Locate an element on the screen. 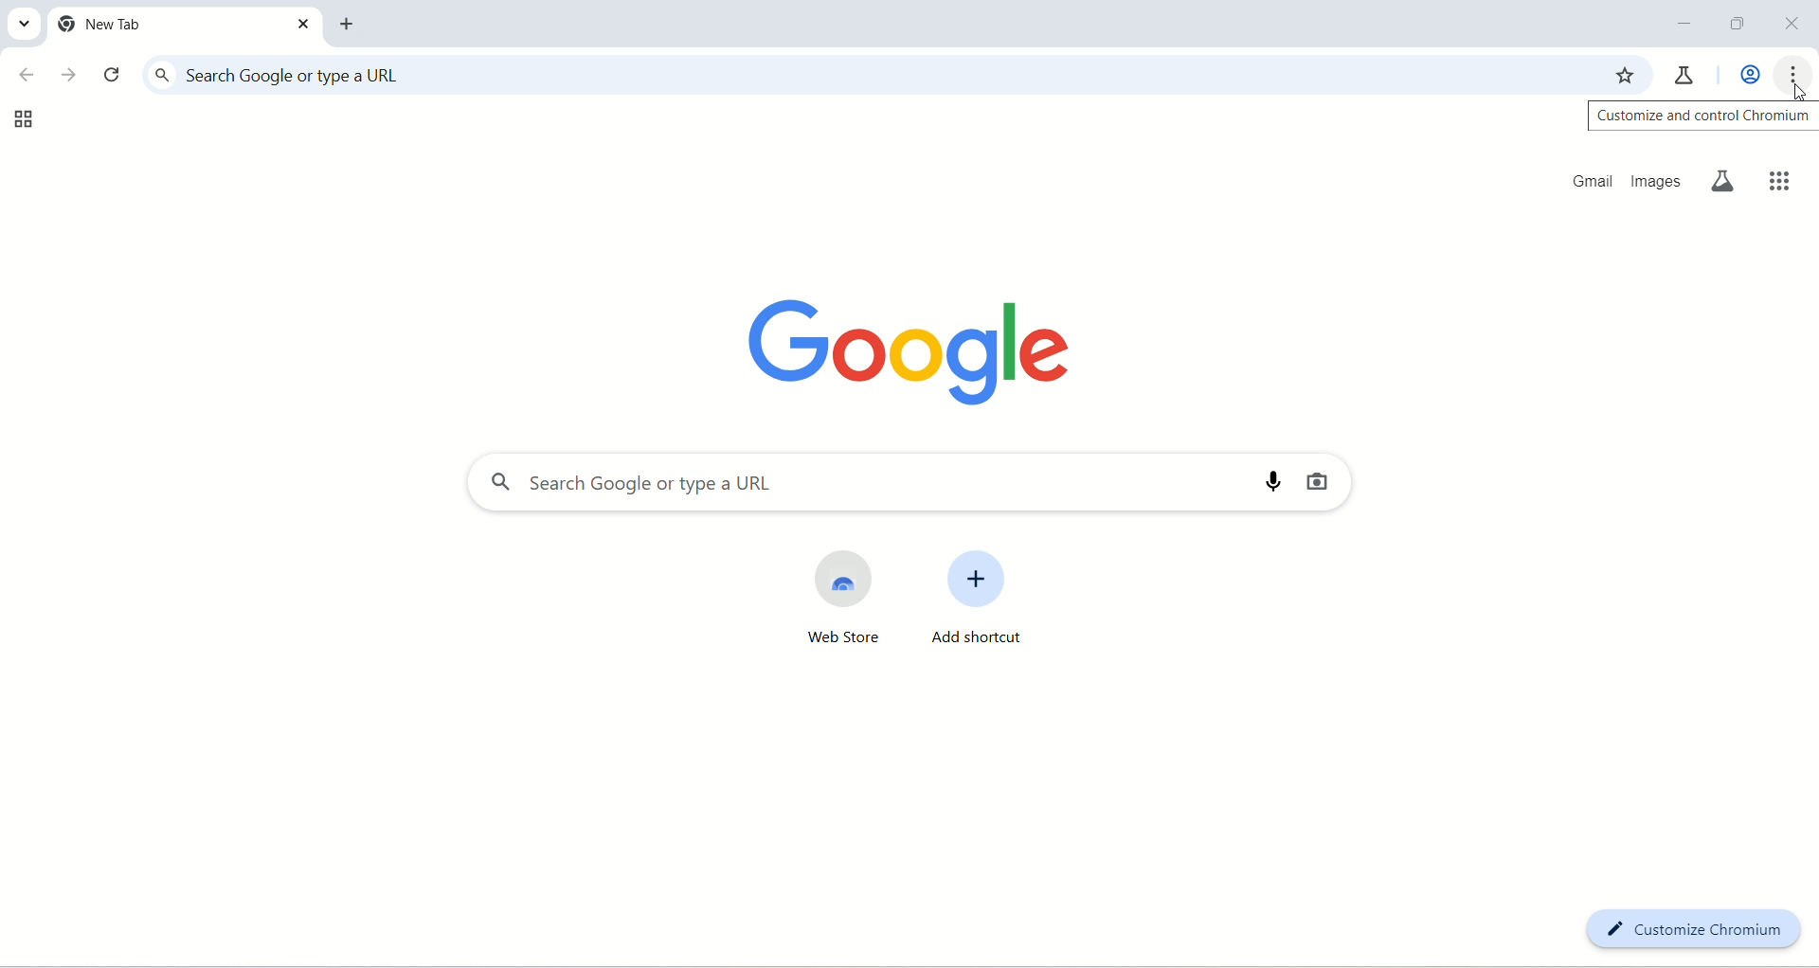  new tab is located at coordinates (168, 25).